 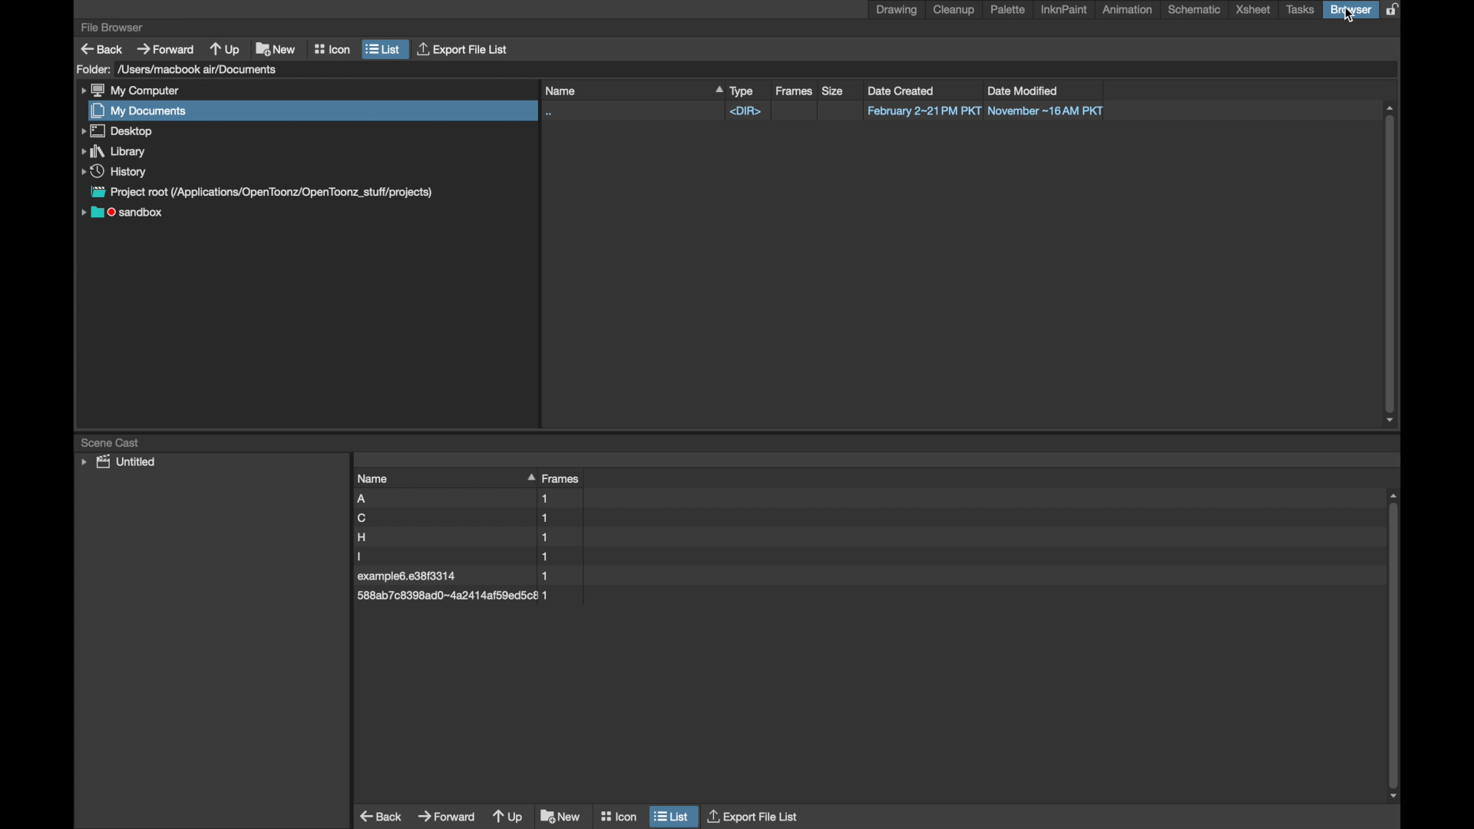 What do you see at coordinates (527, 477) in the screenshot?
I see `sort` at bounding box center [527, 477].